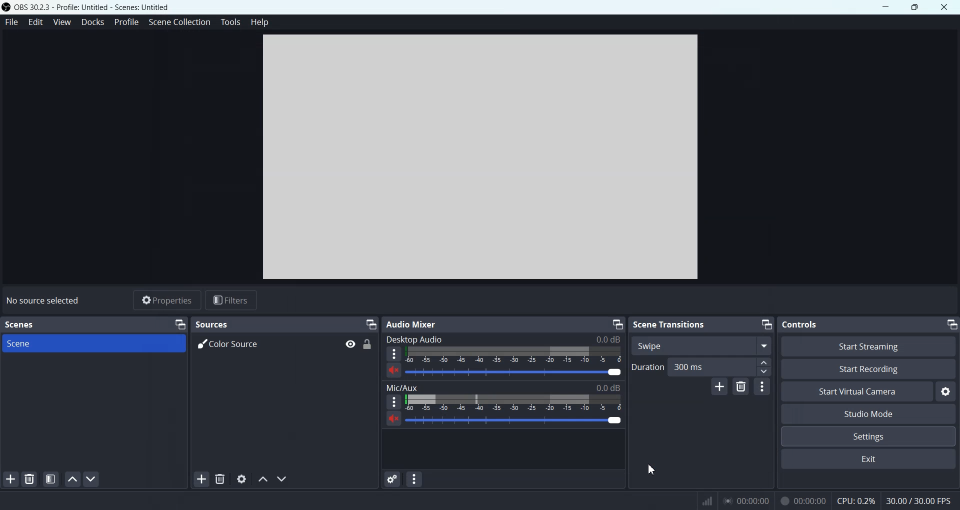  I want to click on Add Scene, so click(10, 479).